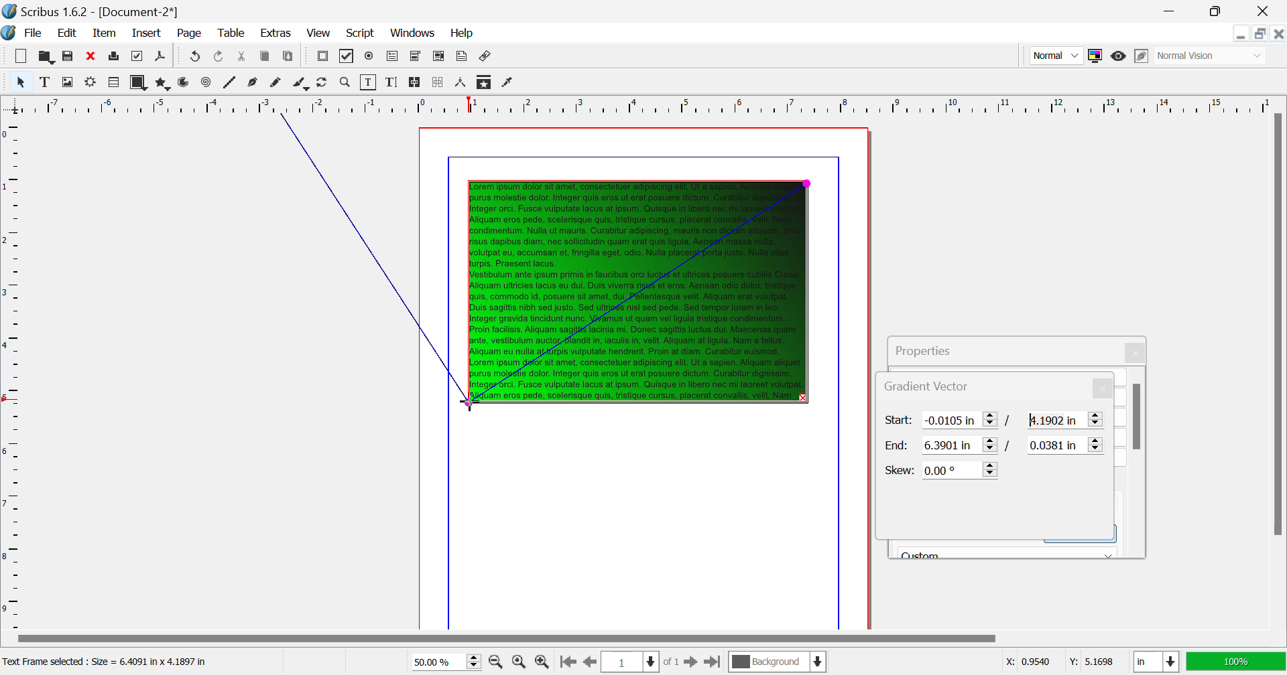 This screenshot has height=675, width=1287. What do you see at coordinates (462, 84) in the screenshot?
I see `Measurements` at bounding box center [462, 84].